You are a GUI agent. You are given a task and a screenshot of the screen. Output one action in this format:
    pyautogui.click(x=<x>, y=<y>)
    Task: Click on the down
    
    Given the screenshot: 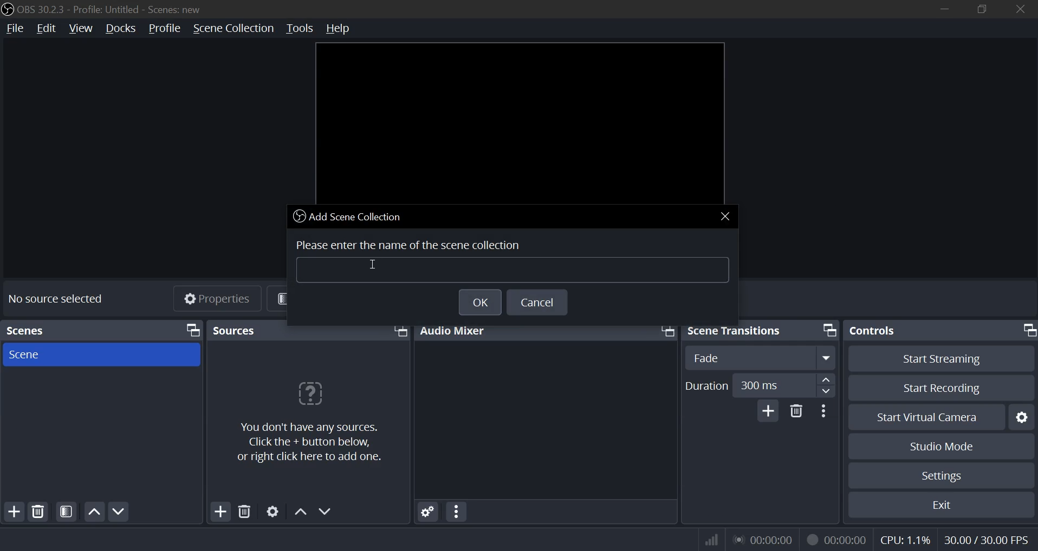 What is the action you would take?
    pyautogui.click(x=326, y=511)
    